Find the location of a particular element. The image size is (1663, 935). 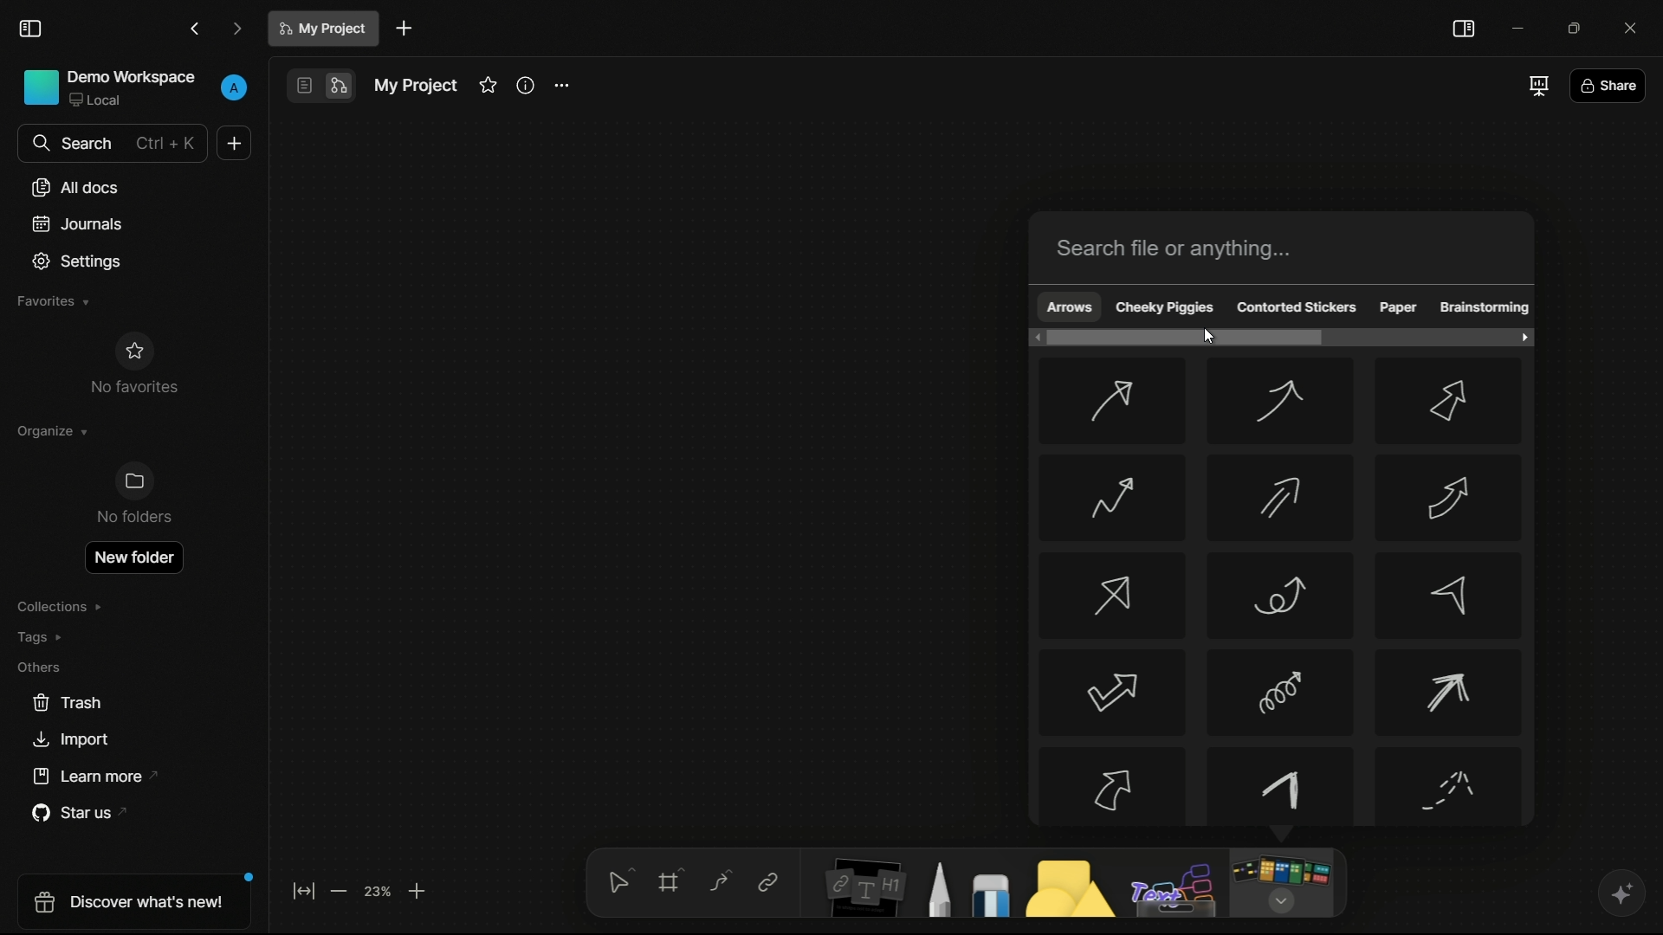

cheeky piggies is located at coordinates (1166, 306).